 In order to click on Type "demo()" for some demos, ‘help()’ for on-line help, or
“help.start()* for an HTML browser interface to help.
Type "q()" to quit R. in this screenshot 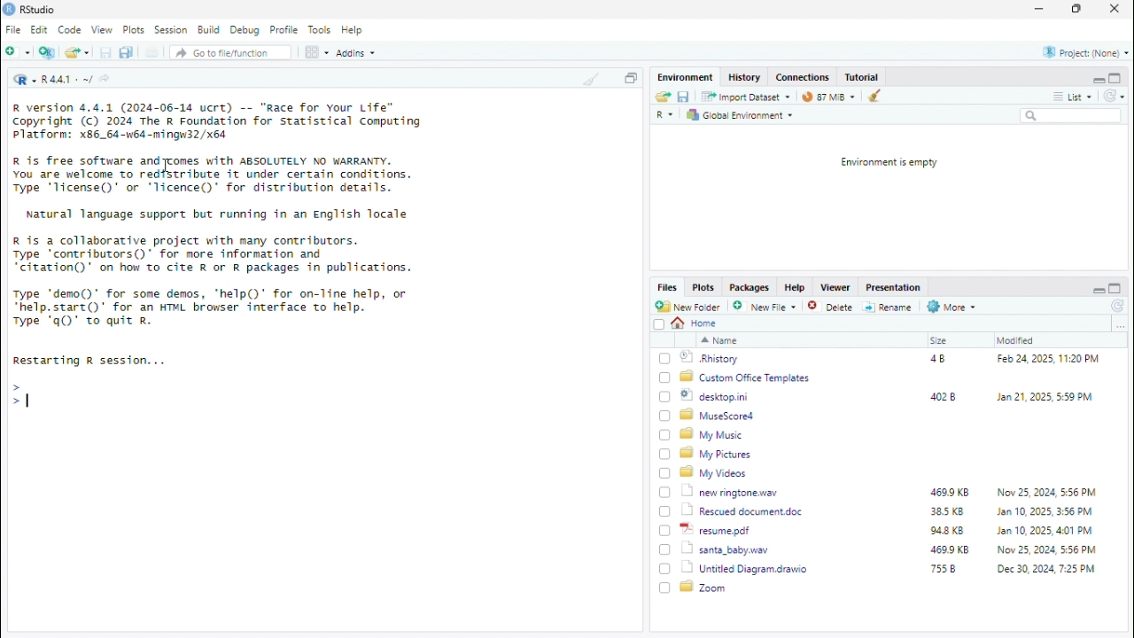, I will do `click(215, 309)`.